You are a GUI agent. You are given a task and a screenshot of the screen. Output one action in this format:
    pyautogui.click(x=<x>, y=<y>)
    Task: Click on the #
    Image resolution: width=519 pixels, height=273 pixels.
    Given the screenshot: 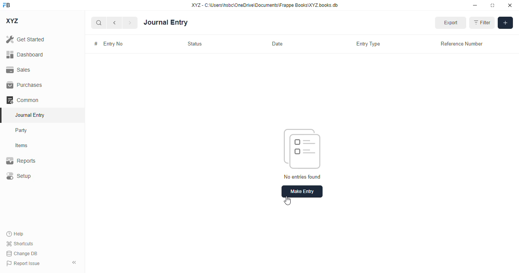 What is the action you would take?
    pyautogui.click(x=96, y=43)
    